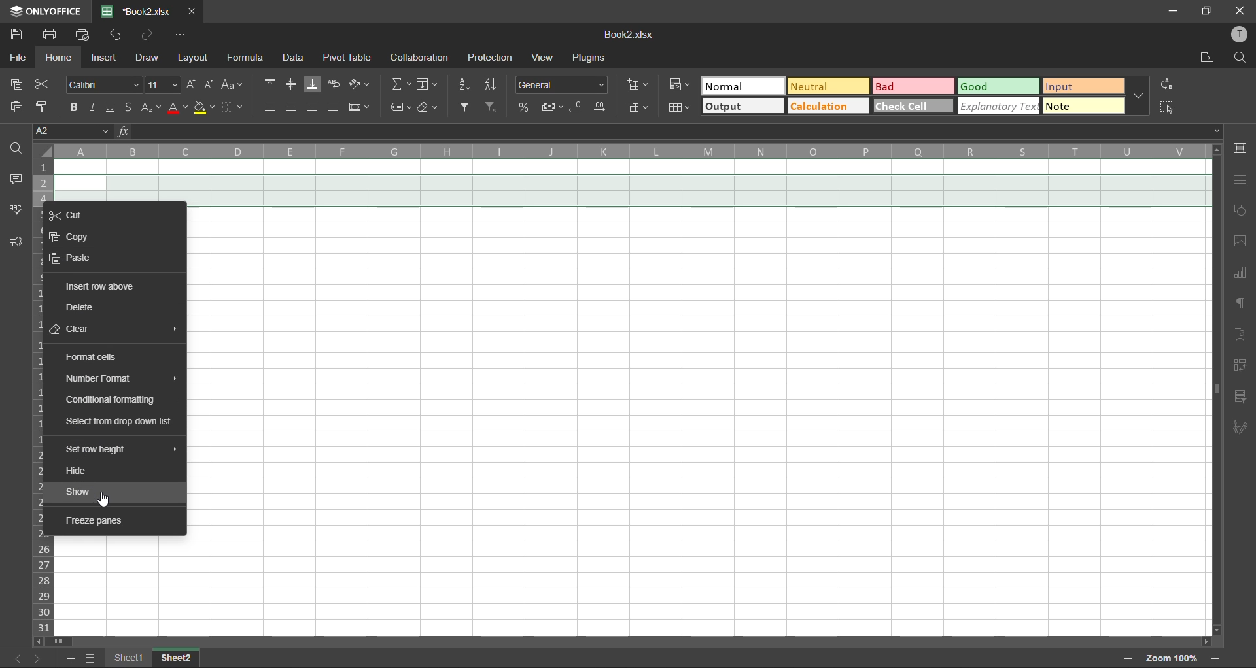  What do you see at coordinates (70, 657) in the screenshot?
I see `add sheet` at bounding box center [70, 657].